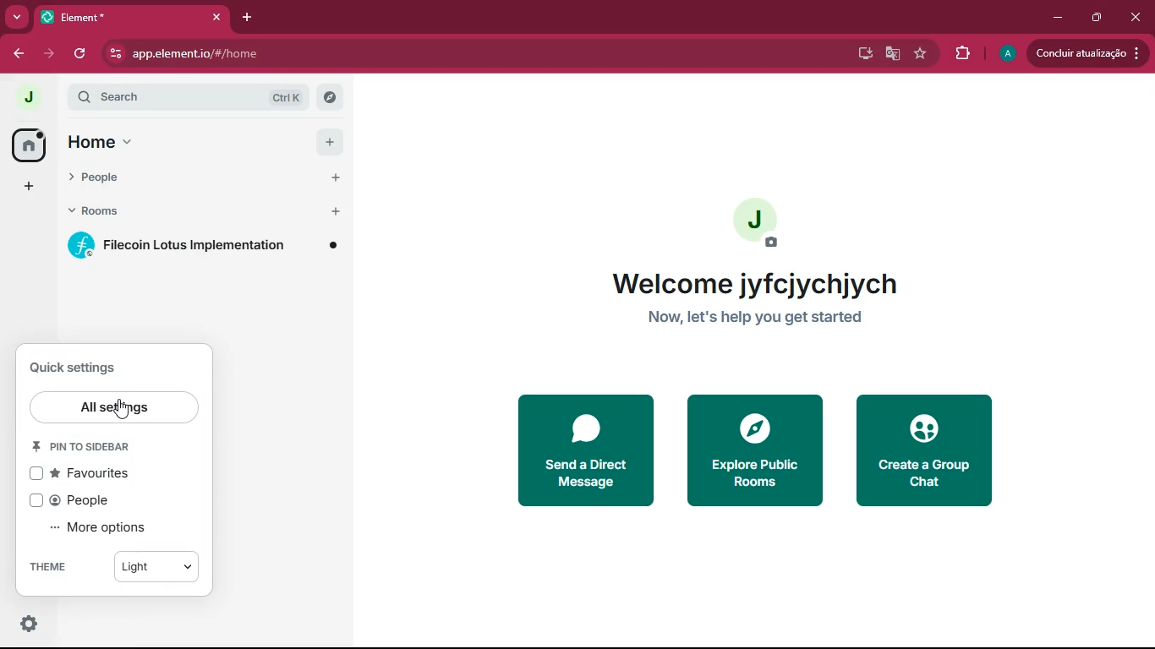 This screenshot has width=1155, height=649. What do you see at coordinates (216, 18) in the screenshot?
I see `close tab` at bounding box center [216, 18].